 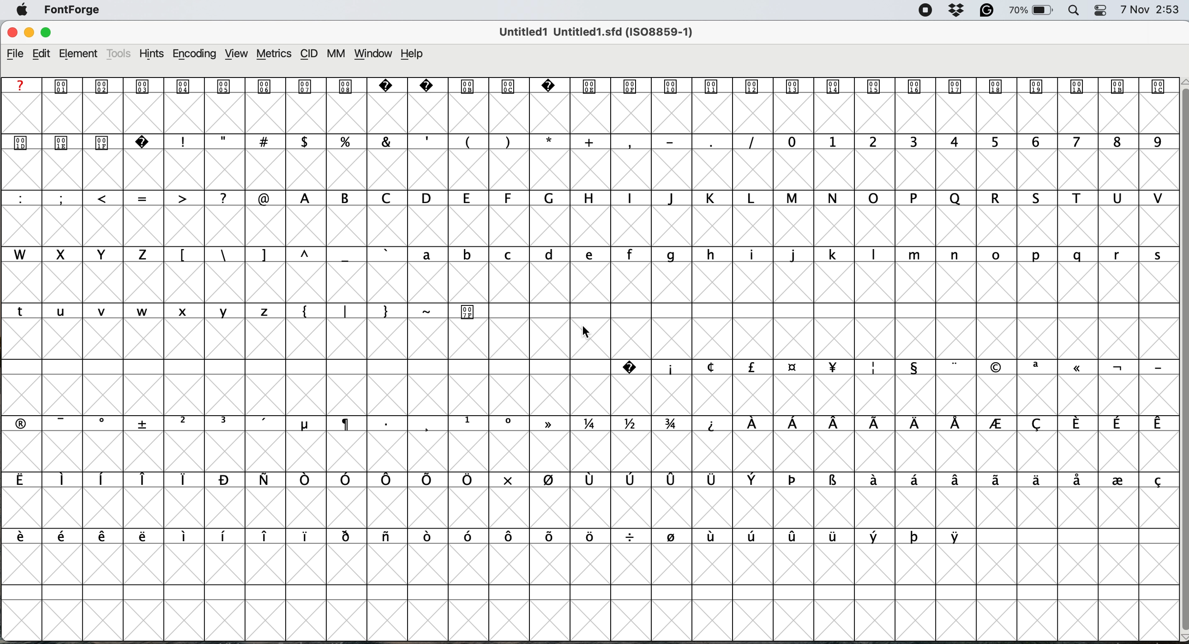 I want to click on hints, so click(x=152, y=54).